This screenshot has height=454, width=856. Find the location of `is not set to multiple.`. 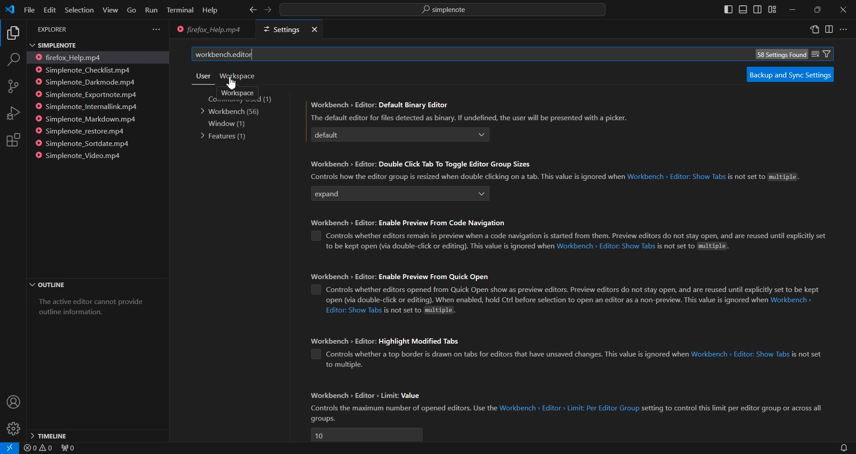

is not set to multiple. is located at coordinates (424, 310).